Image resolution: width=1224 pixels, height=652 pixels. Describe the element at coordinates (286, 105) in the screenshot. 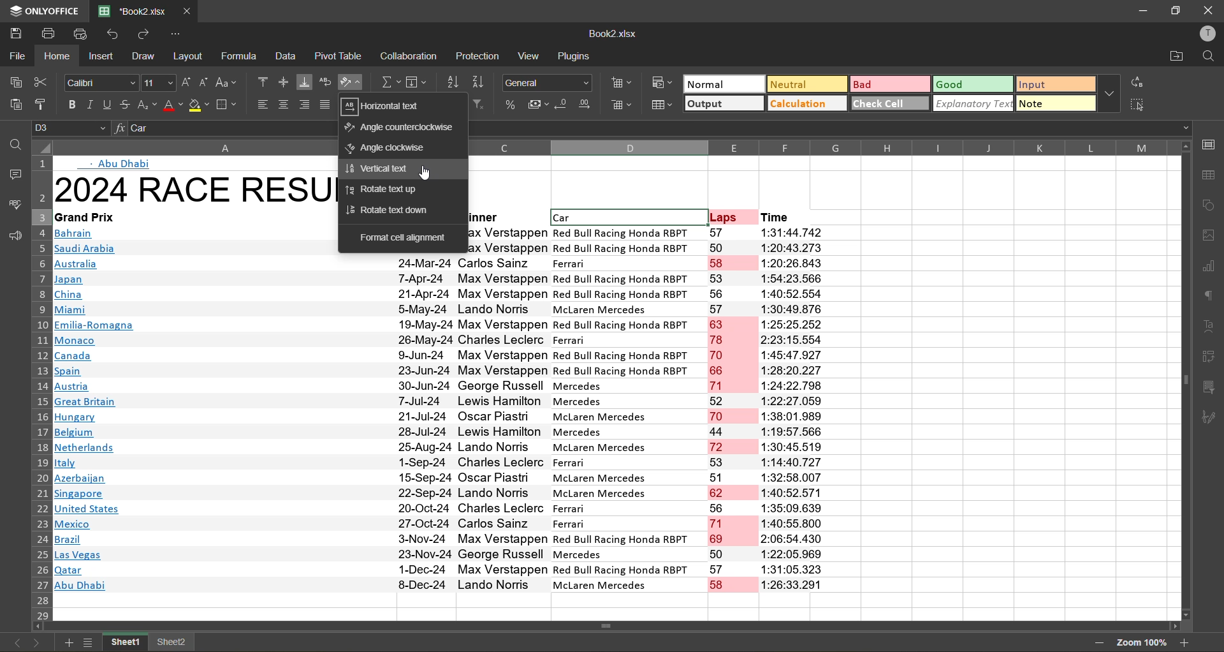

I see `align center` at that location.